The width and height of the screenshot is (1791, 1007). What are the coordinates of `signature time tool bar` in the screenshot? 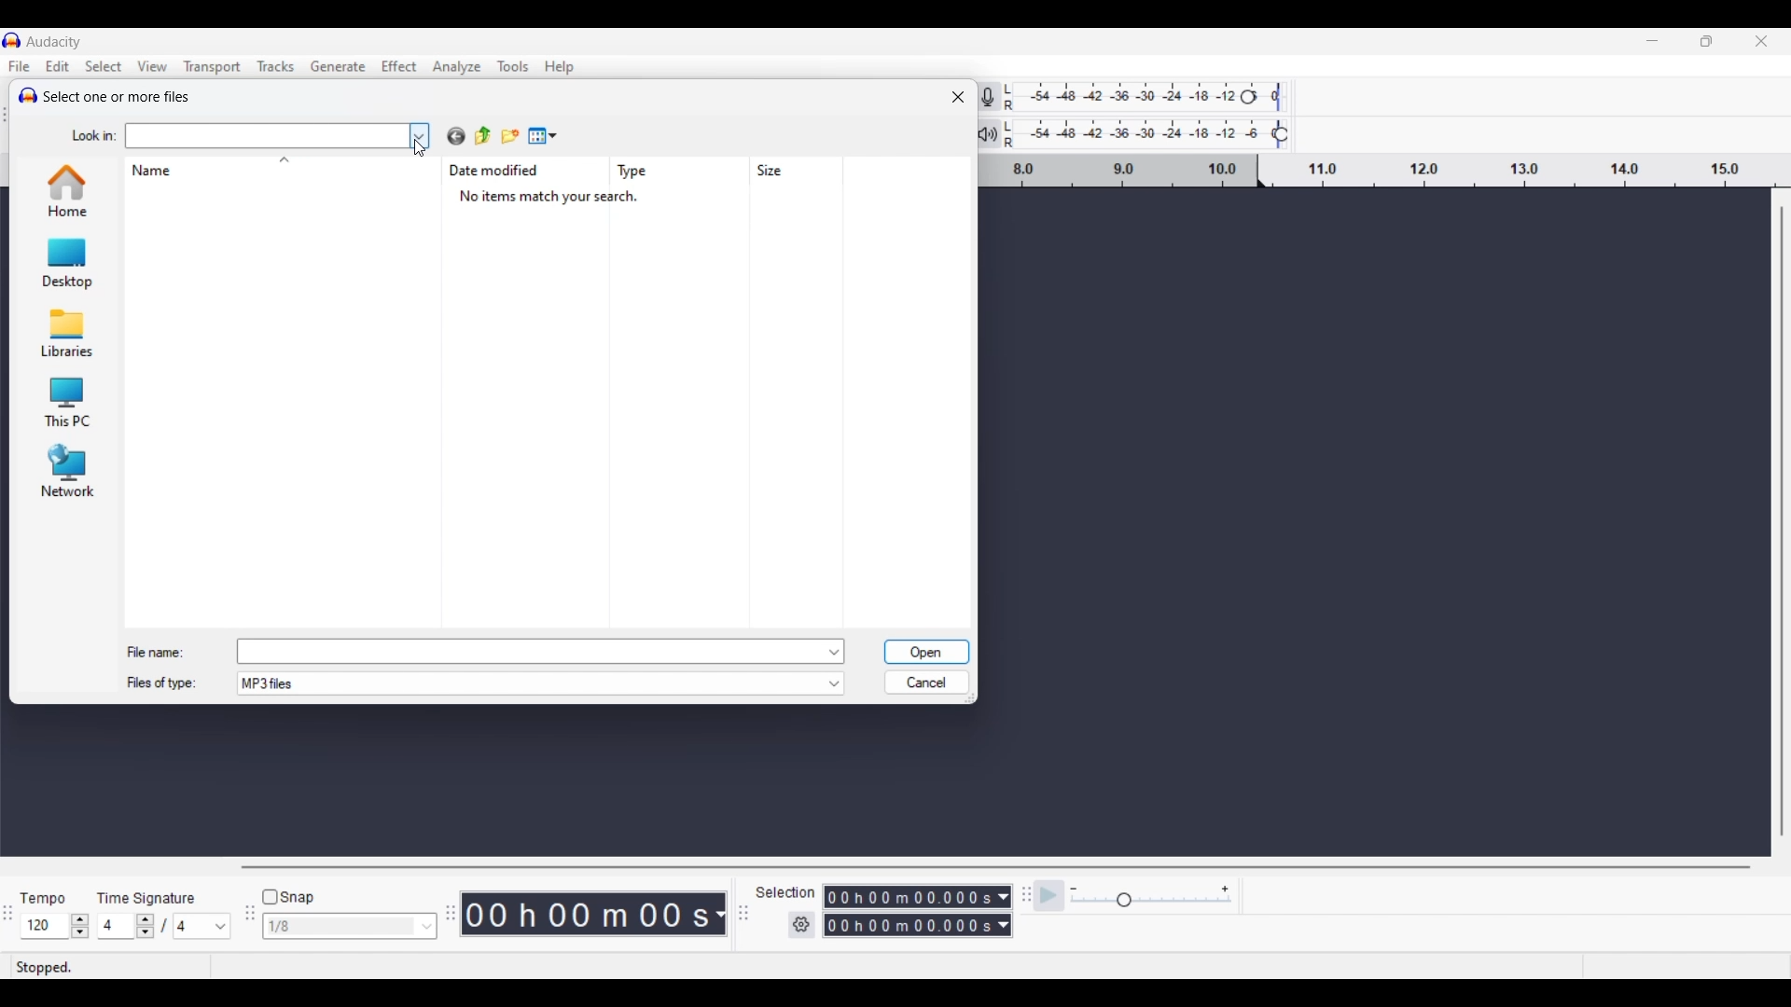 It's located at (7, 915).